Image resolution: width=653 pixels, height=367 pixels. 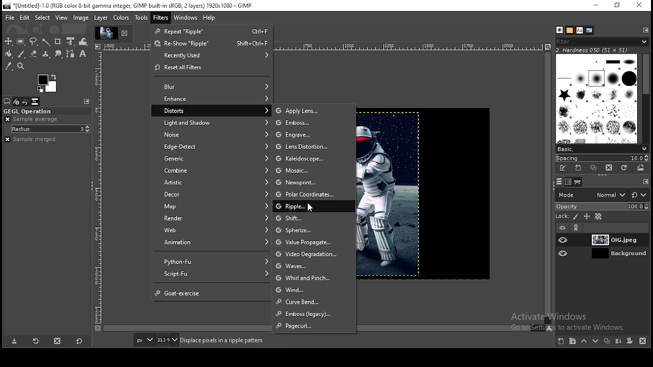 What do you see at coordinates (7, 101) in the screenshot?
I see `tool option` at bounding box center [7, 101].